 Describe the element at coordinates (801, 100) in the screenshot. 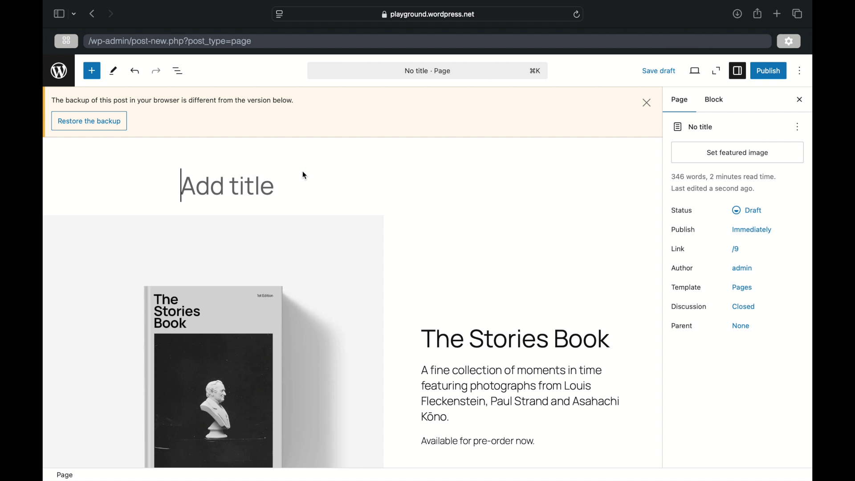

I see `close` at that location.